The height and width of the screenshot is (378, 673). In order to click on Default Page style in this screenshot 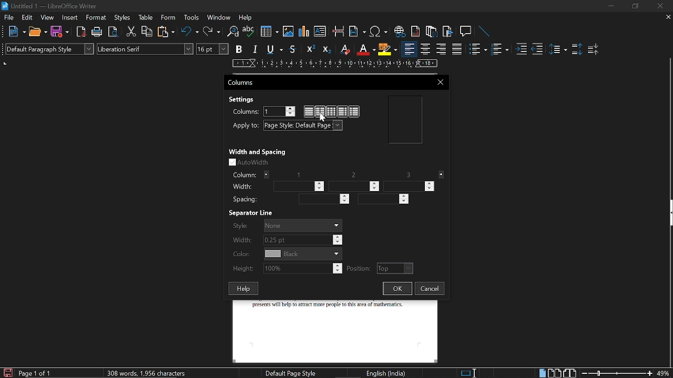, I will do `click(292, 373)`.